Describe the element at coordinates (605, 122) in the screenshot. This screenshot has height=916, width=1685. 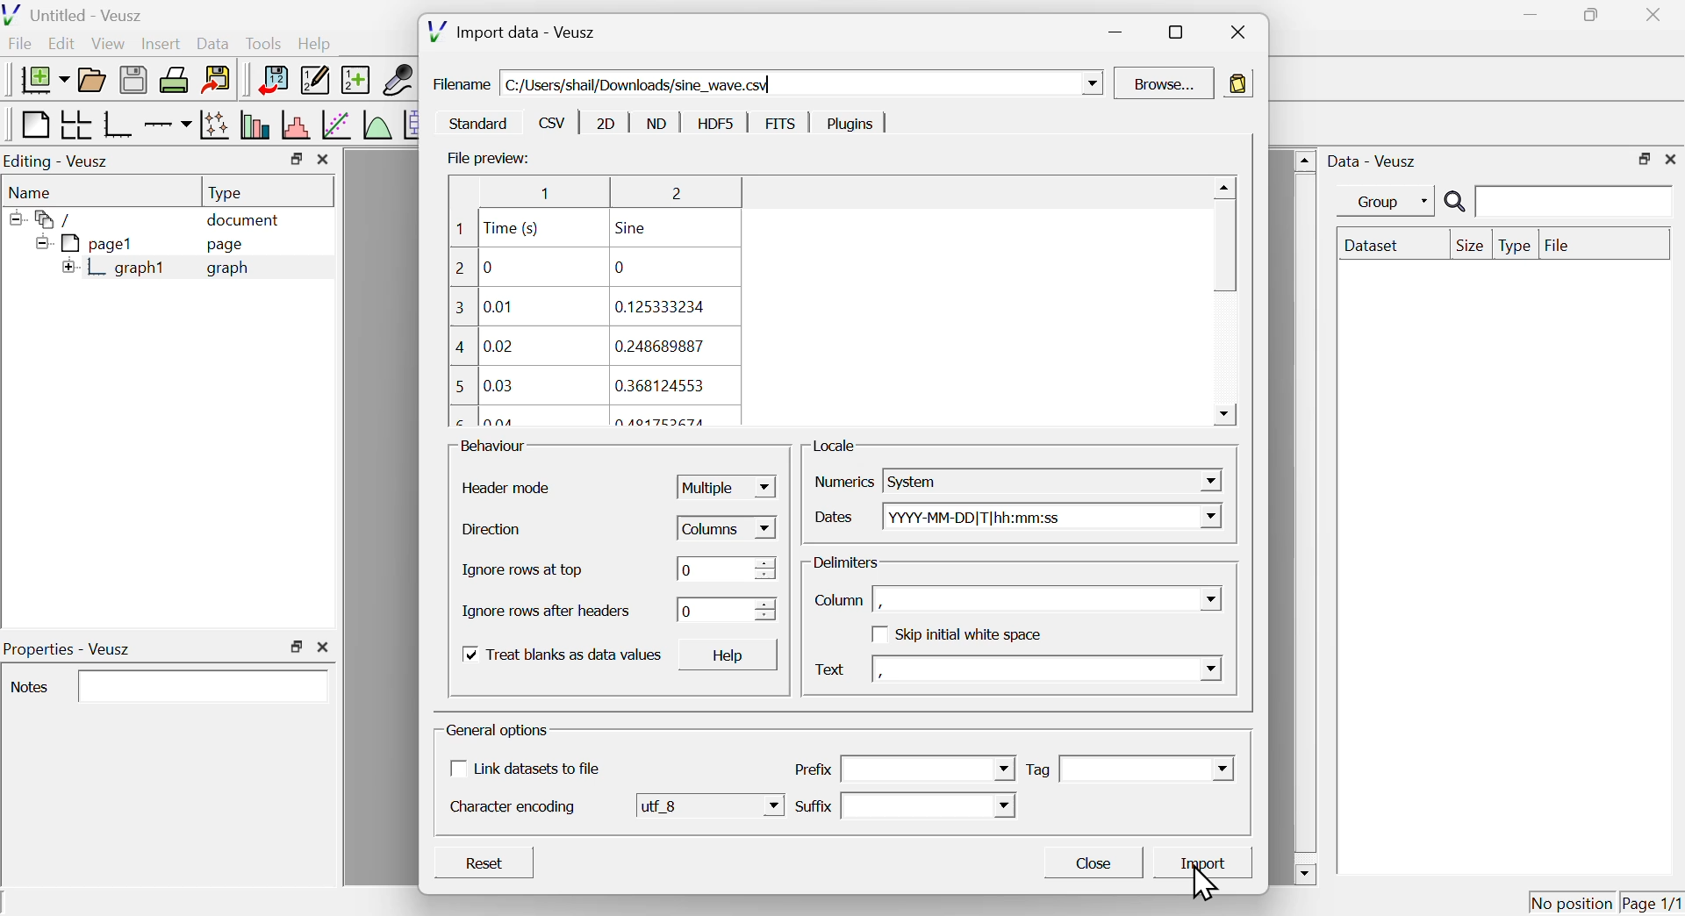
I see `2D` at that location.